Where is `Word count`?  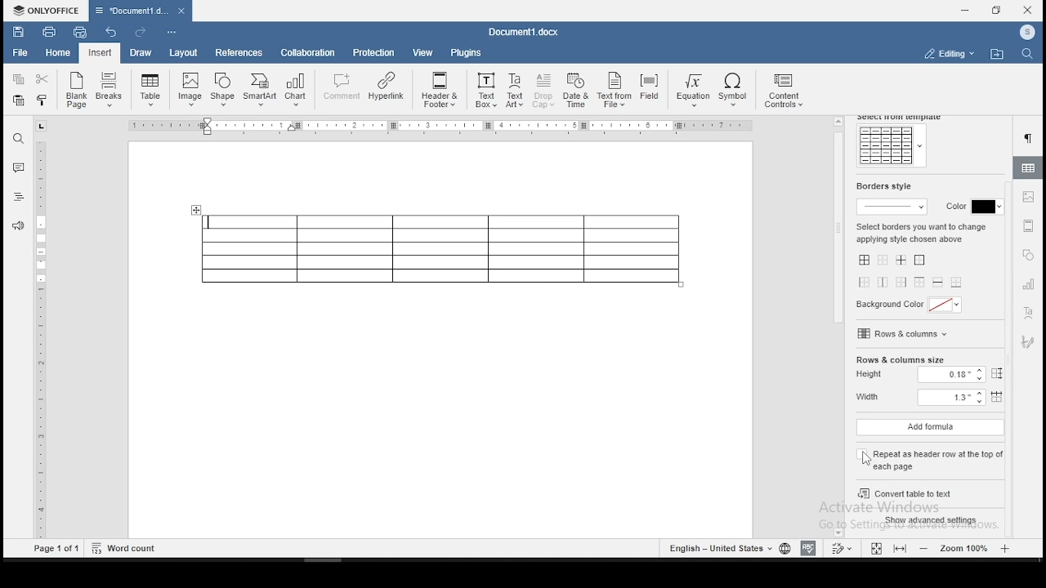 Word count is located at coordinates (124, 548).